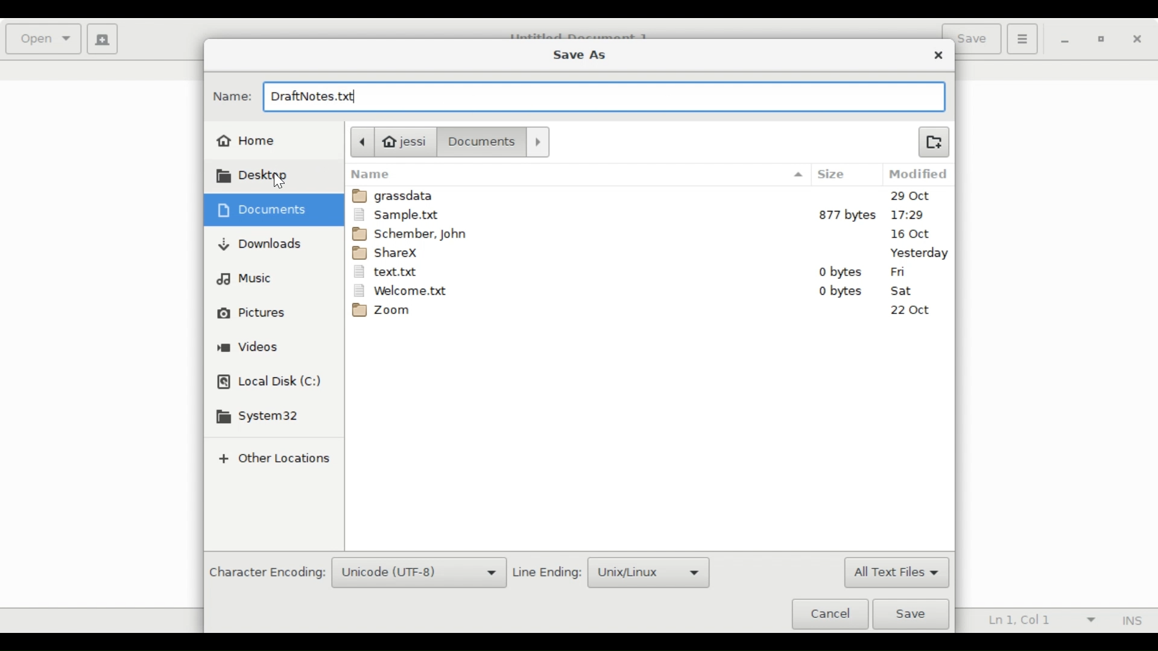 The height and width of the screenshot is (651, 1158). What do you see at coordinates (651, 196) in the screenshot?
I see `grassdata 29 Oct` at bounding box center [651, 196].